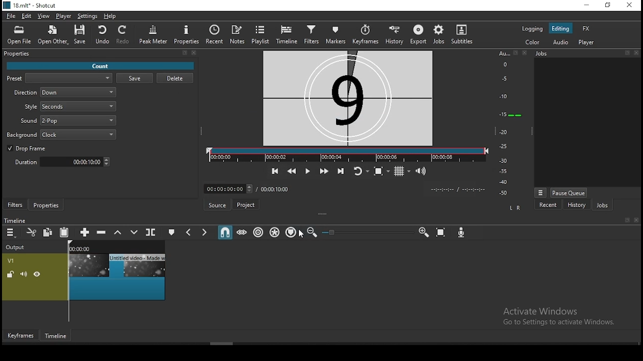 The width and height of the screenshot is (643, 361). I want to click on audio, so click(563, 43).